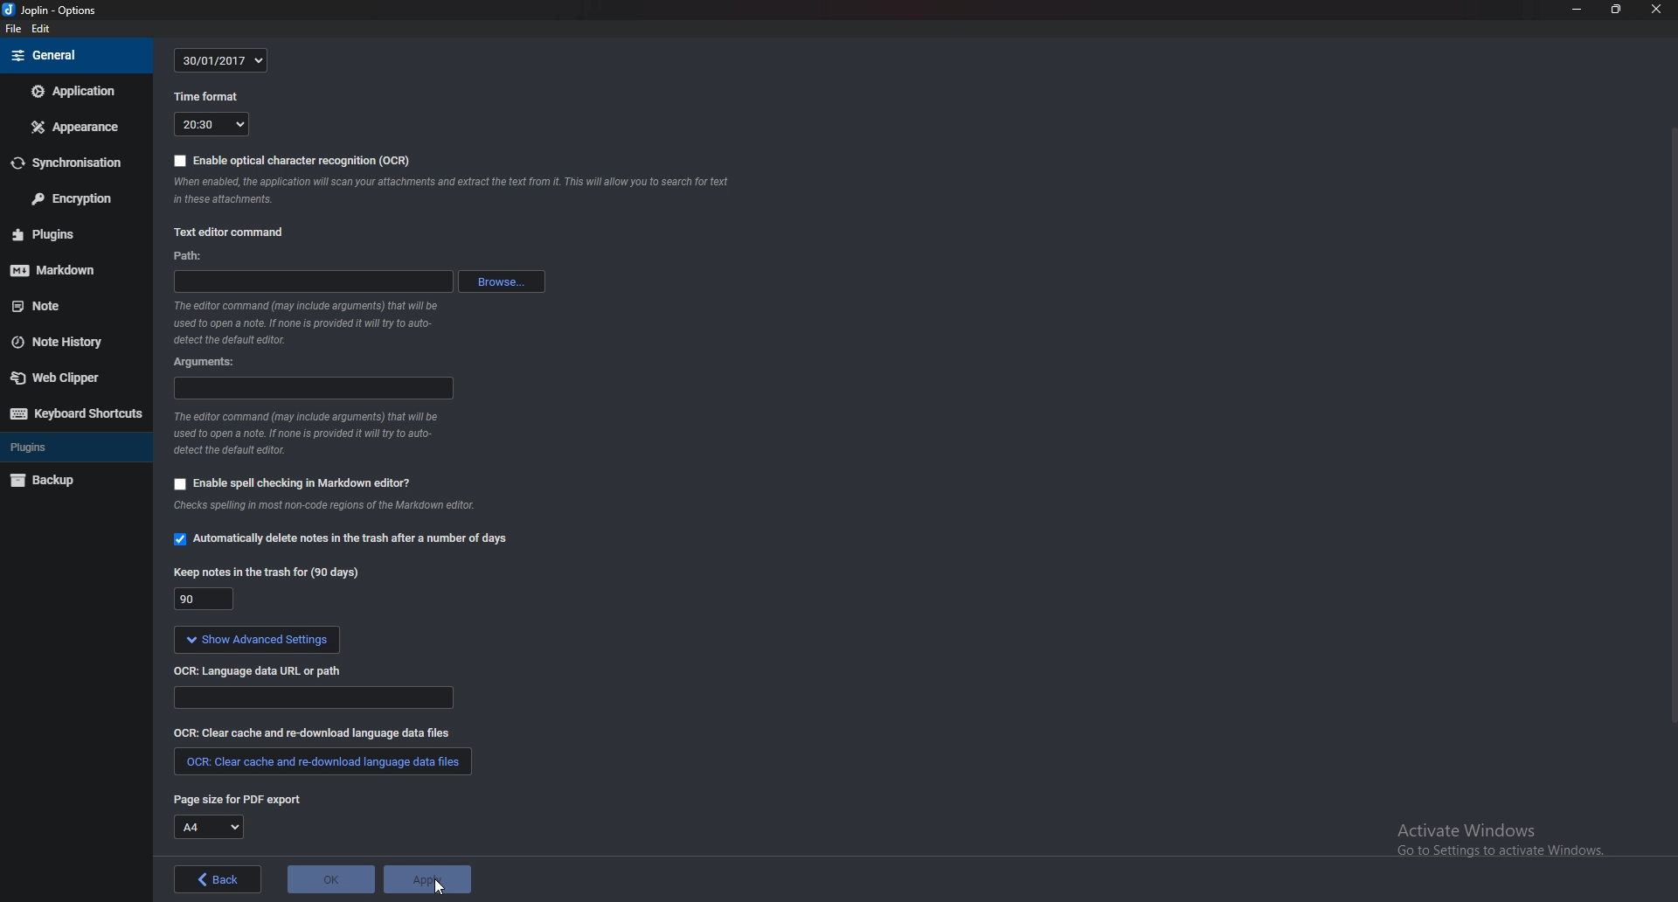  Describe the element at coordinates (309, 282) in the screenshot. I see `path` at that location.